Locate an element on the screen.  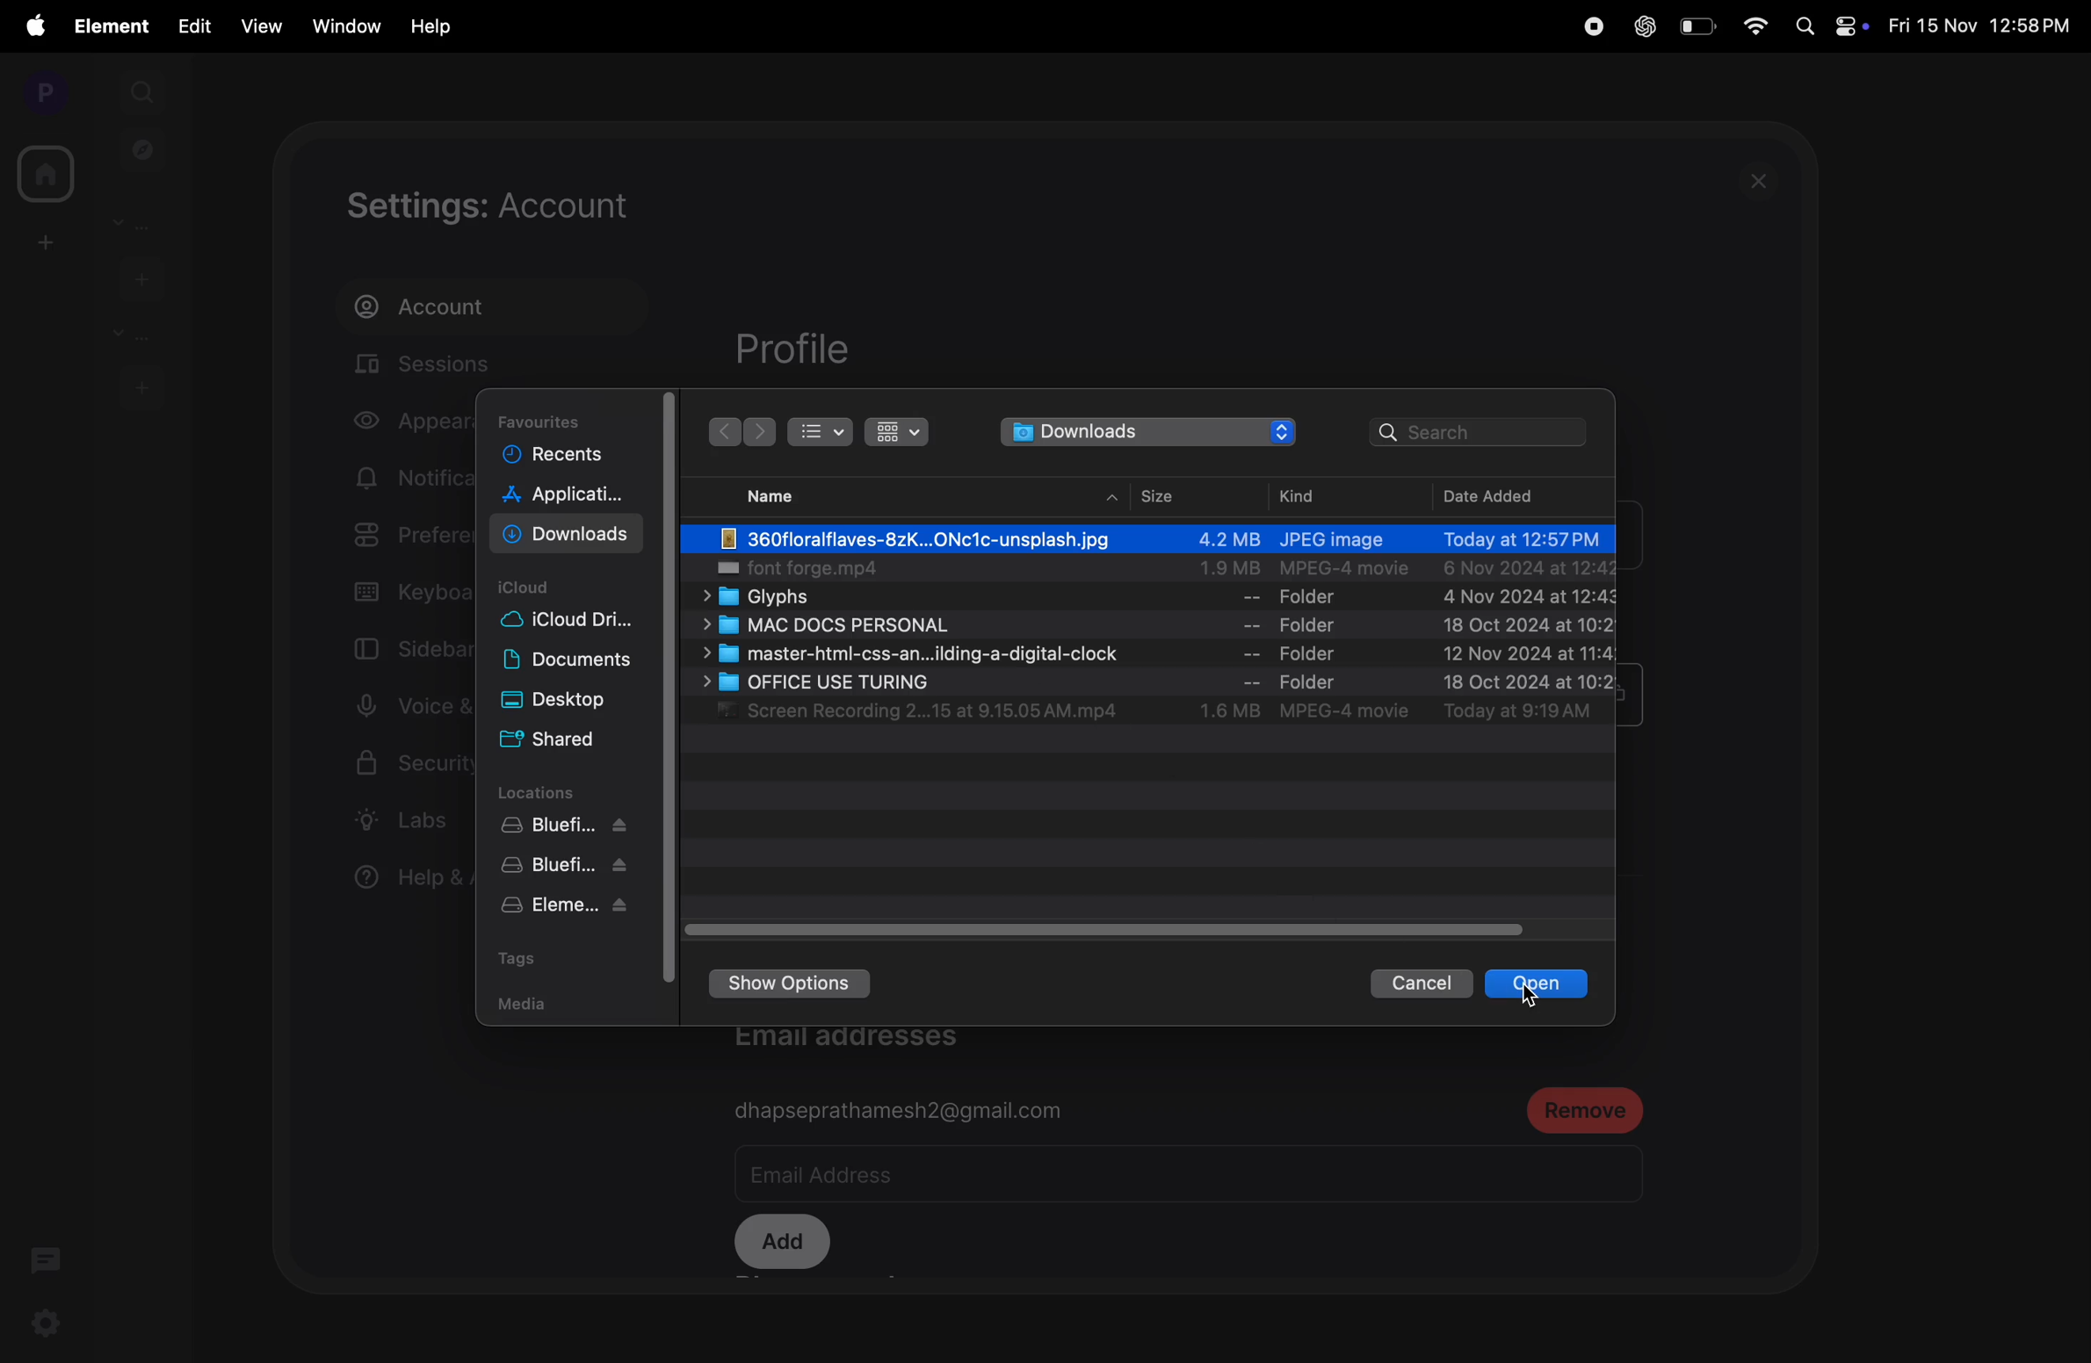
account is located at coordinates (460, 308).